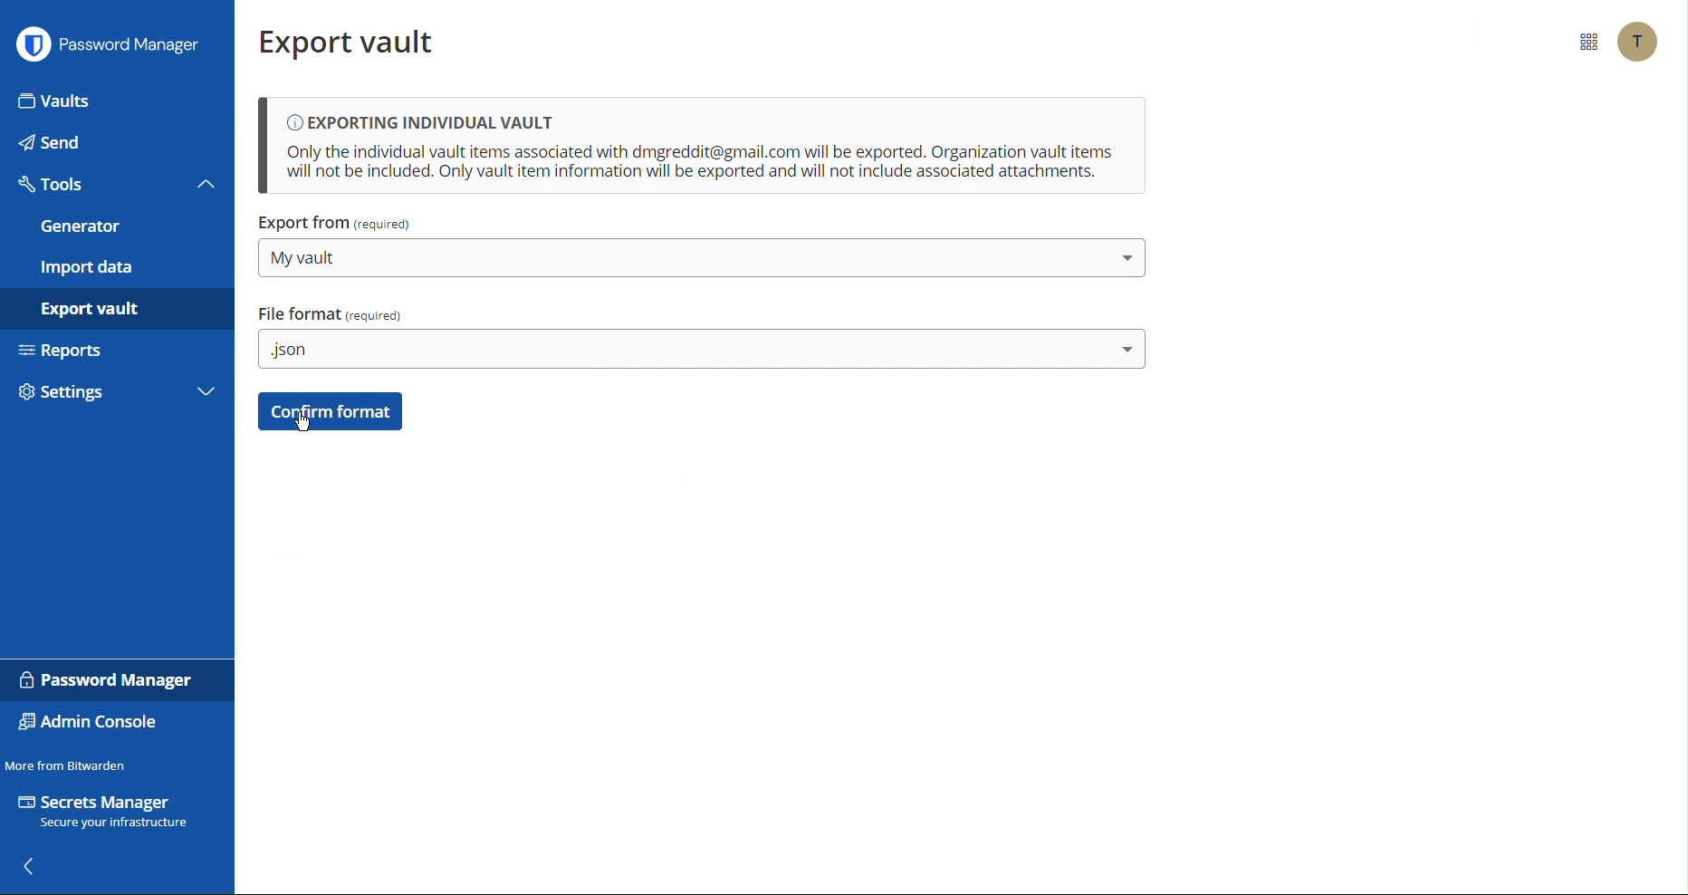 This screenshot has width=1688, height=895. I want to click on Export From, so click(336, 225).